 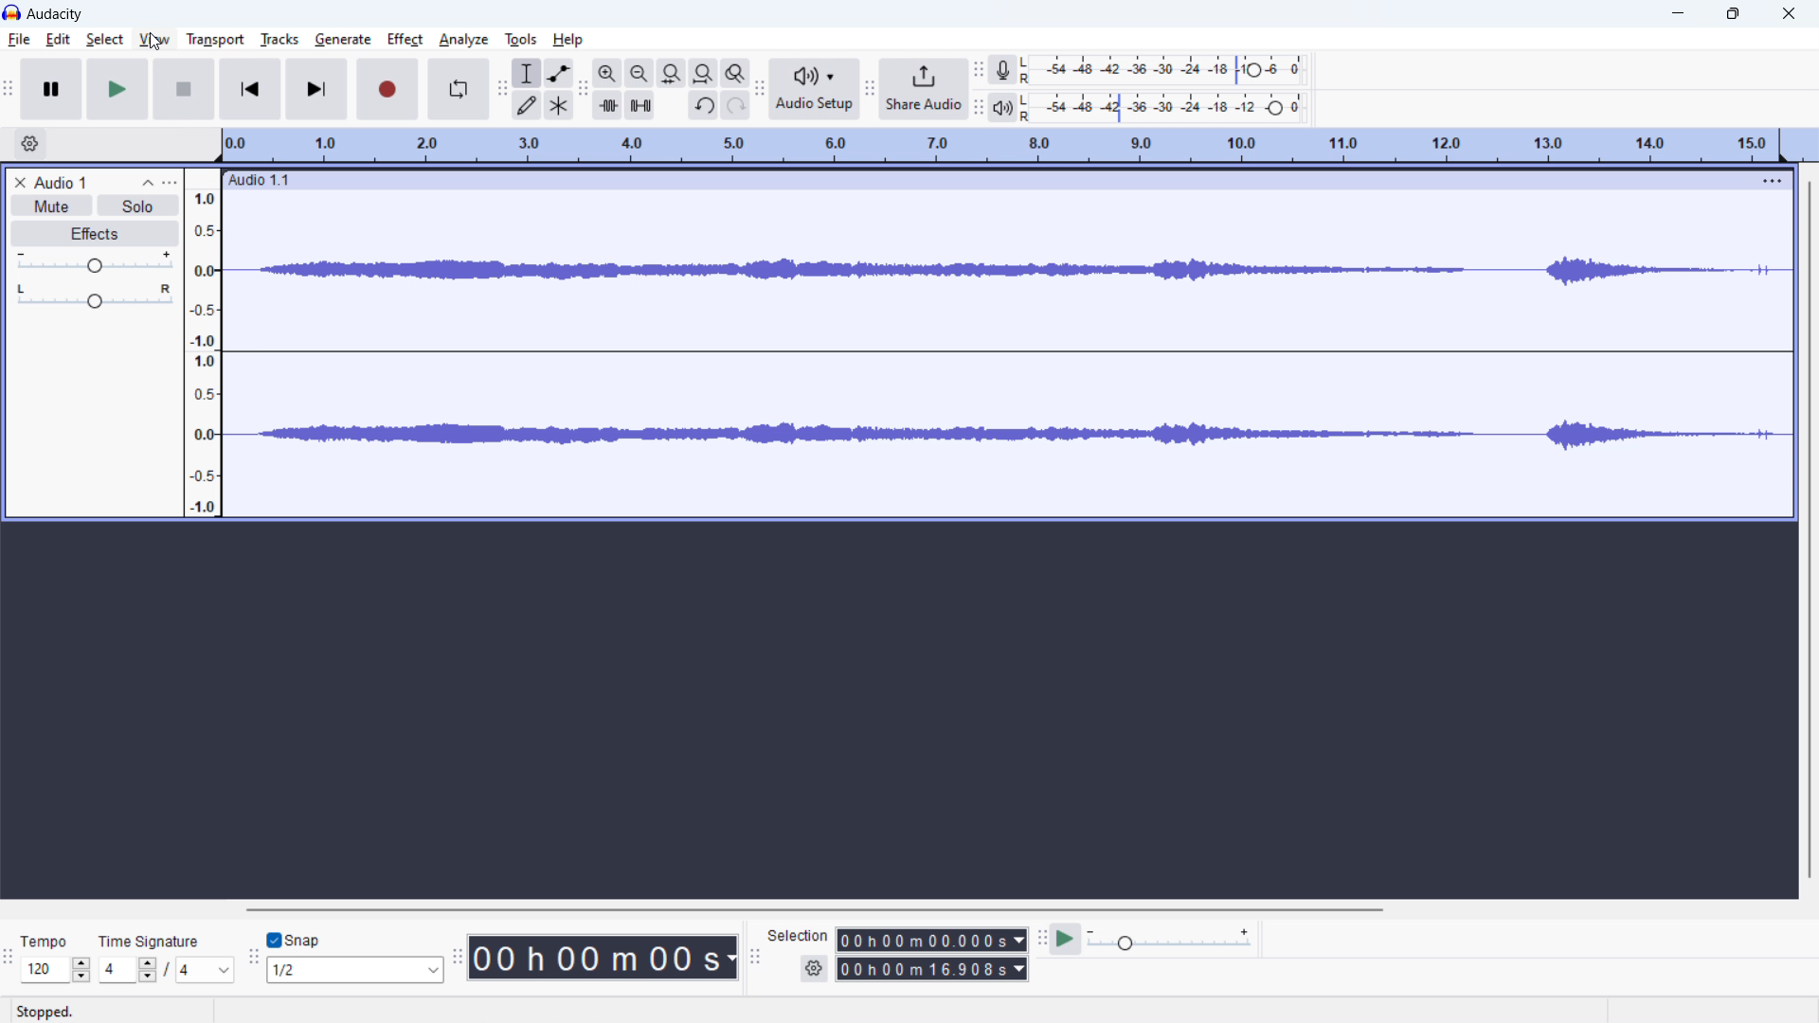 What do you see at coordinates (184, 90) in the screenshot?
I see `stop` at bounding box center [184, 90].